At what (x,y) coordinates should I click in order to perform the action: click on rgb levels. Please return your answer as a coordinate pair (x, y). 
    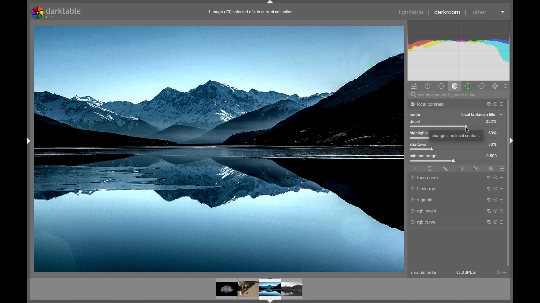
    Looking at the image, I should click on (423, 211).